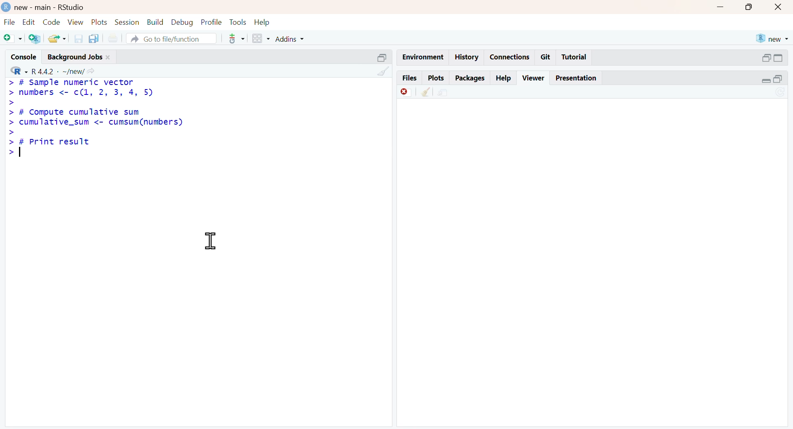 This screenshot has width=793, height=429. Describe the element at coordinates (781, 92) in the screenshot. I see `sync` at that location.